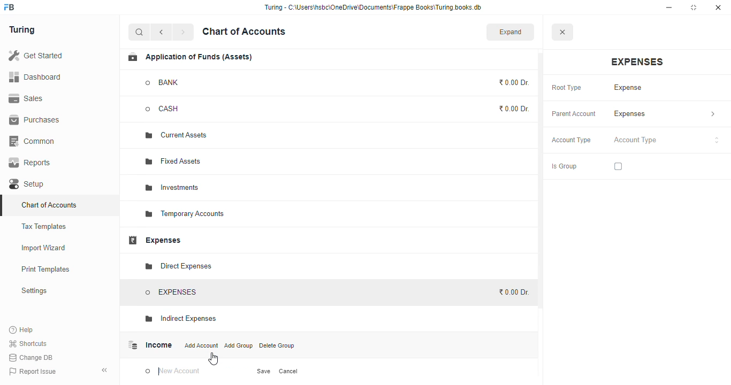  Describe the element at coordinates (574, 114) in the screenshot. I see `parent account` at that location.